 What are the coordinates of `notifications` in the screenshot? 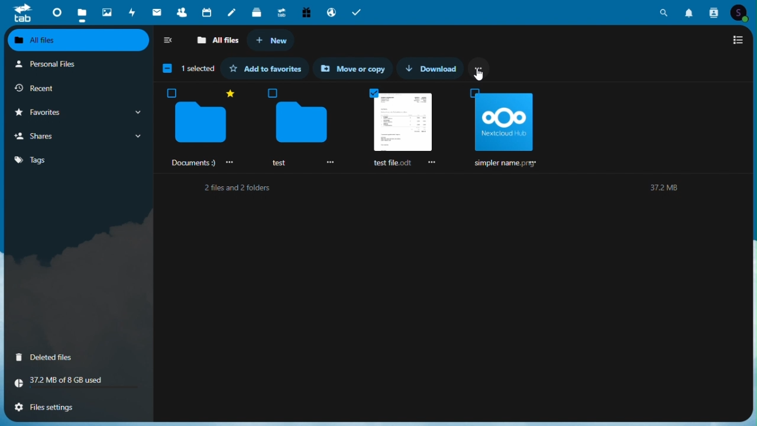 It's located at (691, 11).